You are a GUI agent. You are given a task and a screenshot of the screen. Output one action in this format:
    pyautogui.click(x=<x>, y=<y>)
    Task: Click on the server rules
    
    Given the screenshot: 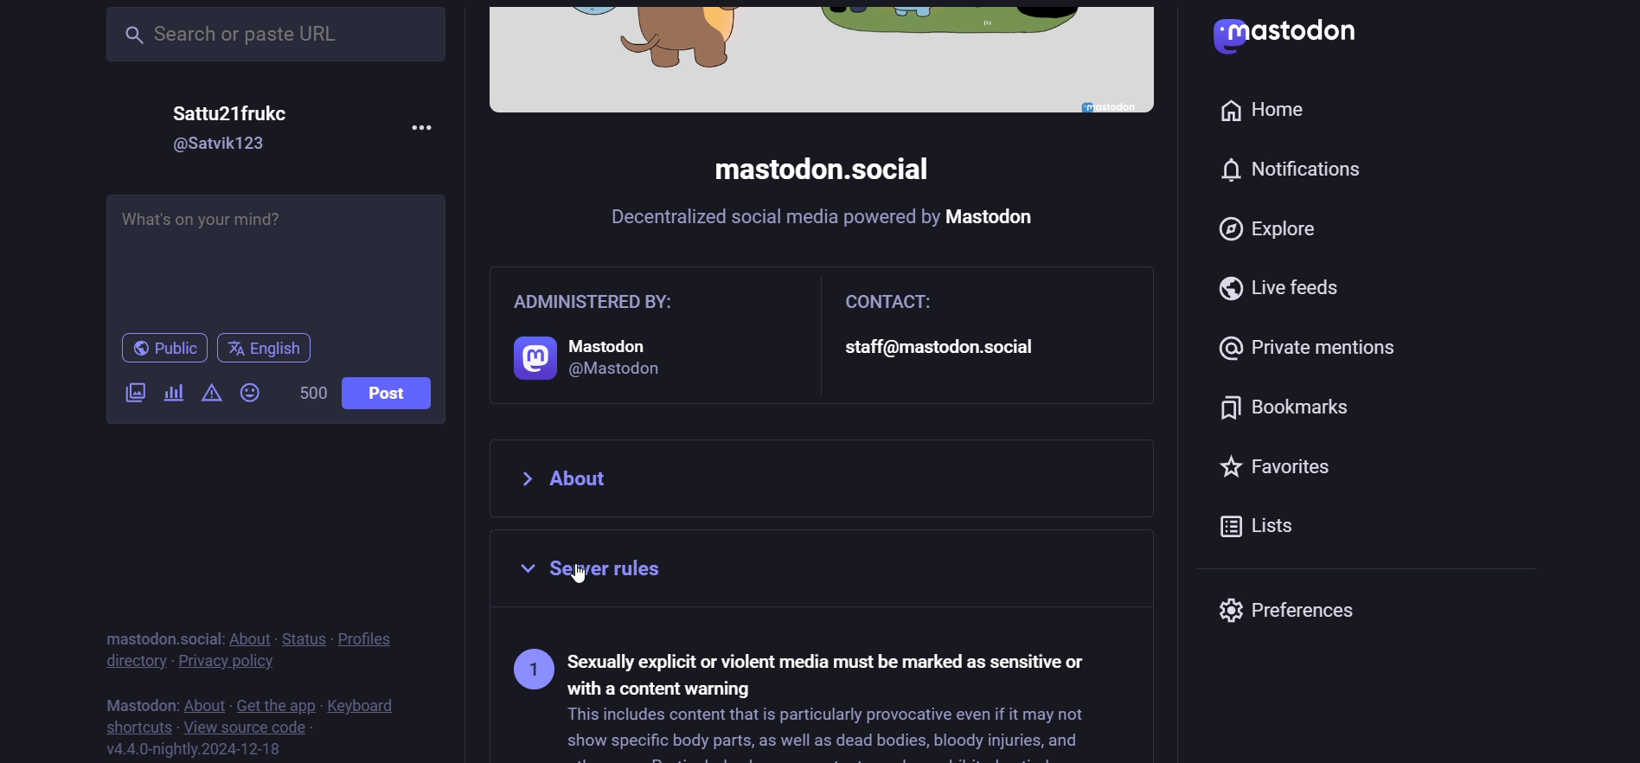 What is the action you would take?
    pyautogui.click(x=825, y=573)
    